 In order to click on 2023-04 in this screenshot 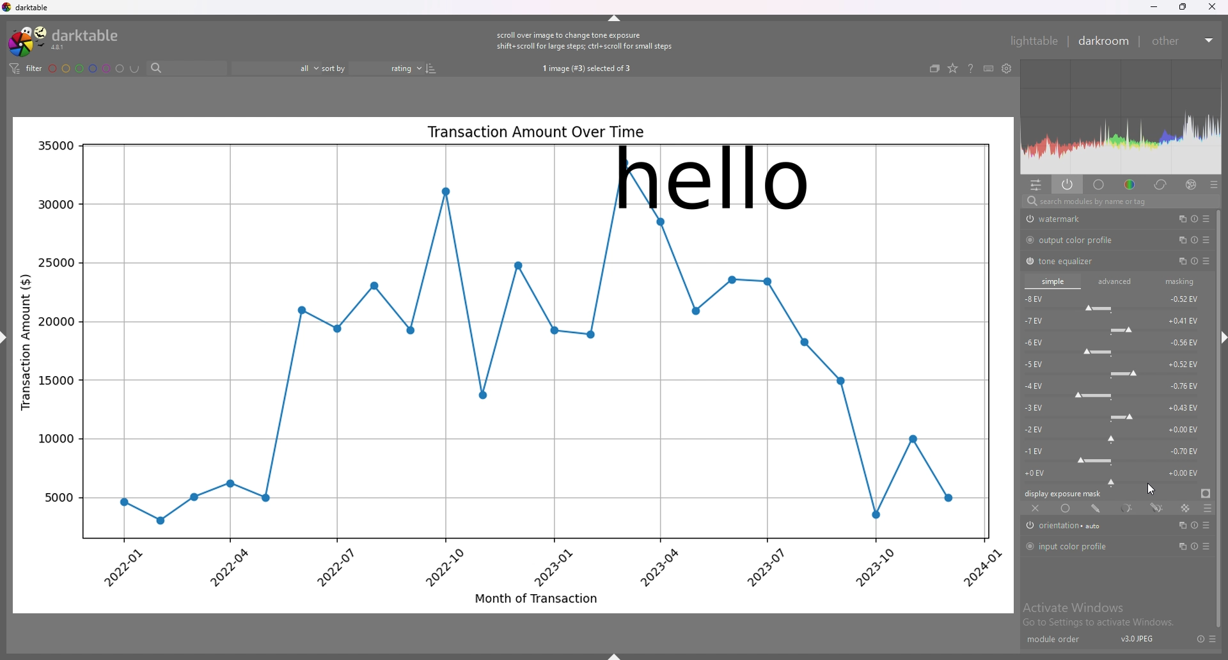, I will do `click(659, 567)`.